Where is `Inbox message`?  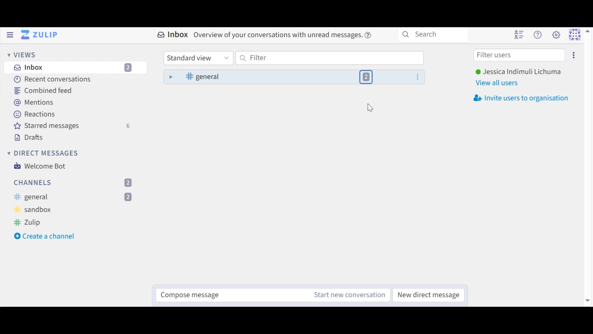
Inbox message is located at coordinates (293, 77).